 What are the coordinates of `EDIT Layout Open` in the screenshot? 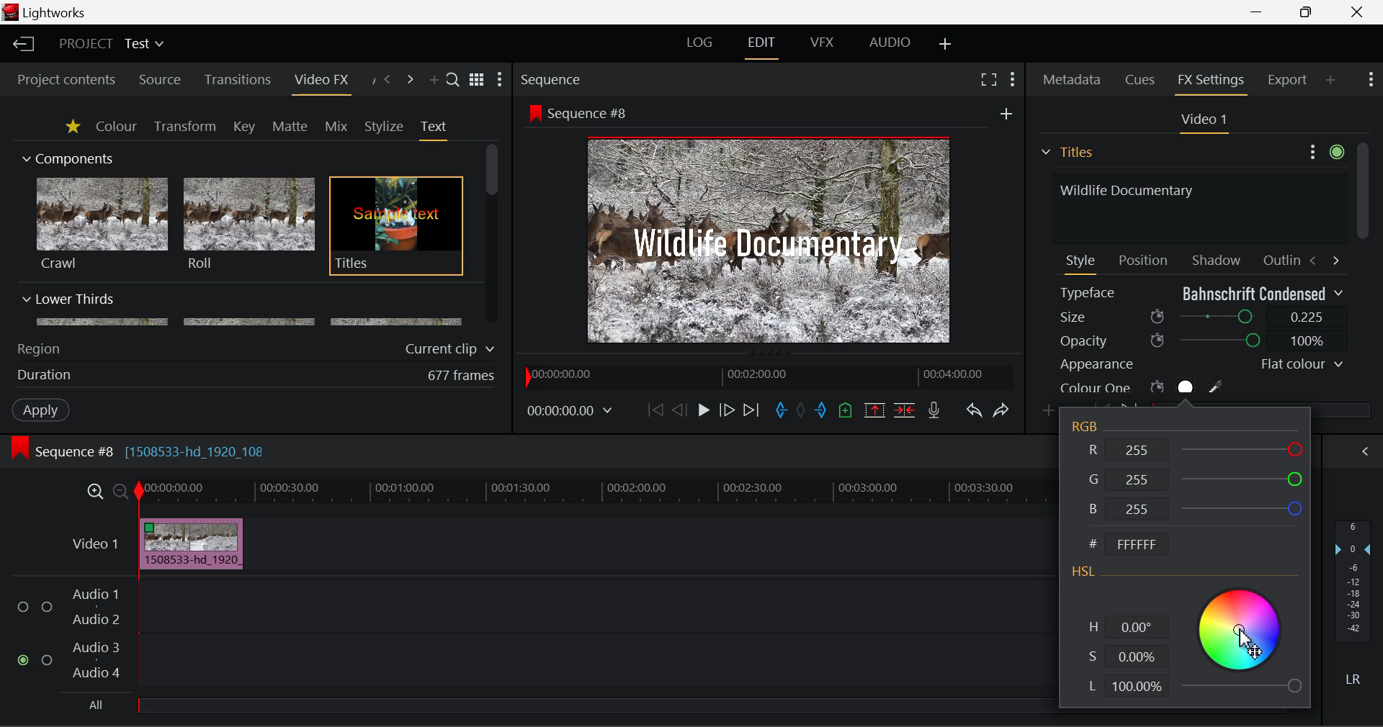 It's located at (764, 48).